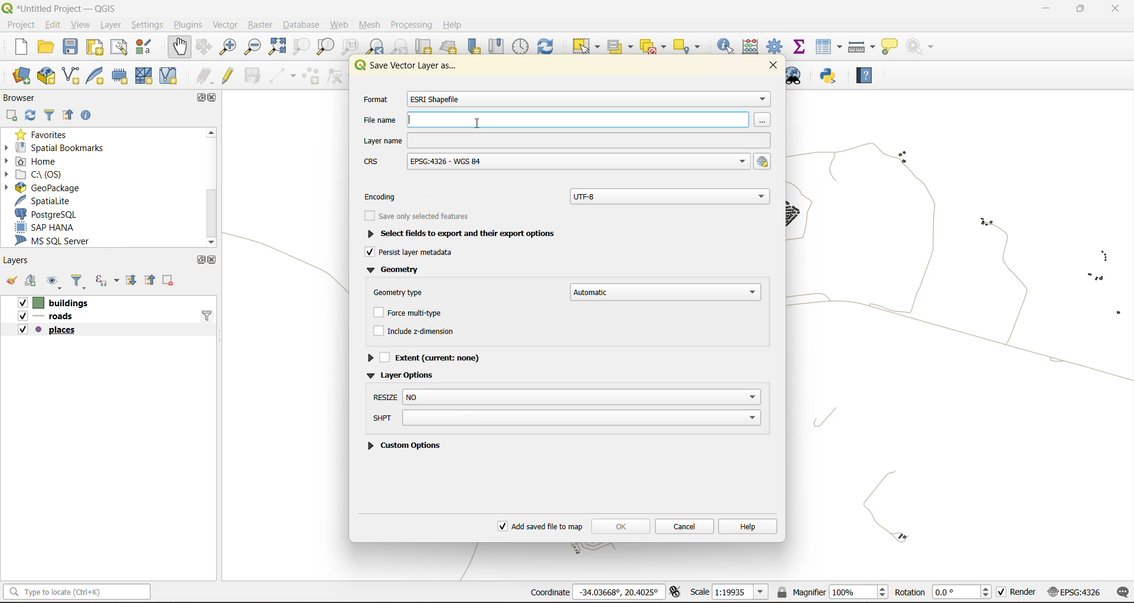  I want to click on magnifier, so click(834, 591).